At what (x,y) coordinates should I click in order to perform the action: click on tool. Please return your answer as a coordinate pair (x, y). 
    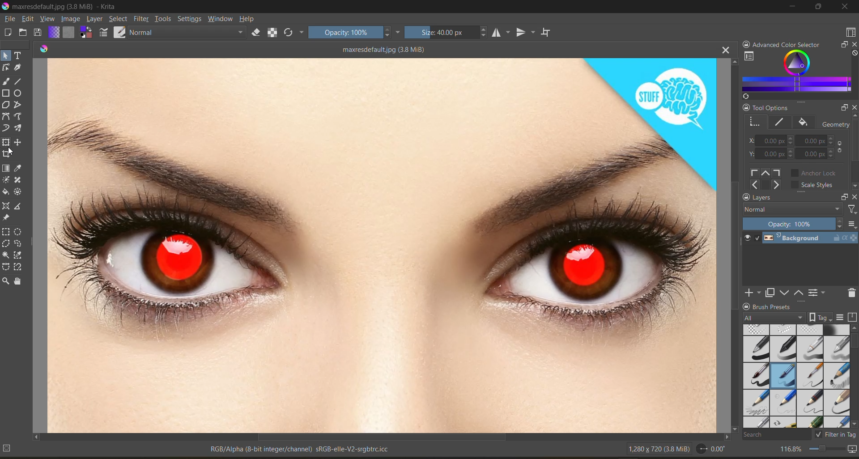
    Looking at the image, I should click on (5, 266).